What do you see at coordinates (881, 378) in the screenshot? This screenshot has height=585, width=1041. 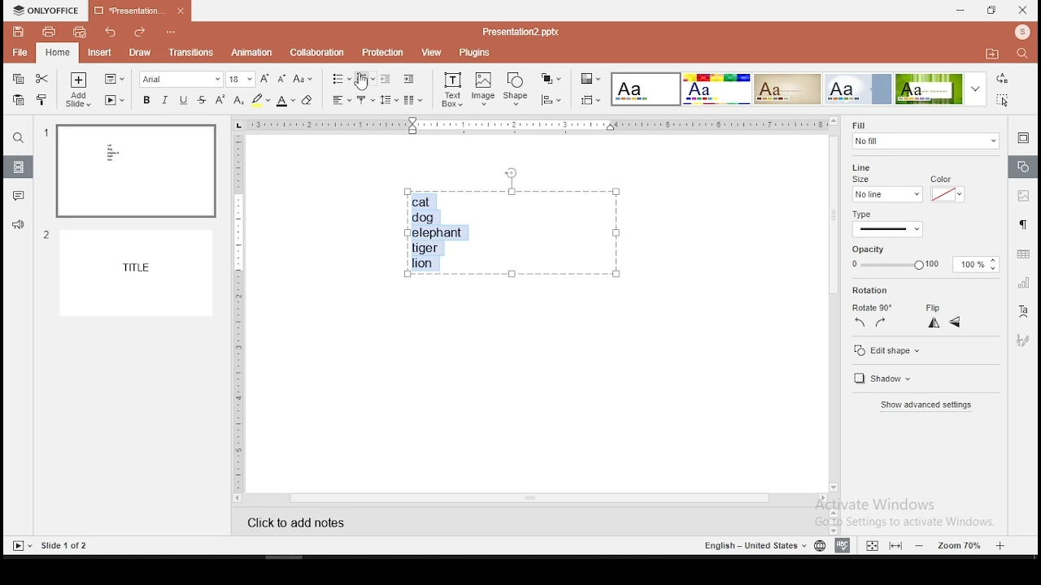 I see `shadow` at bounding box center [881, 378].